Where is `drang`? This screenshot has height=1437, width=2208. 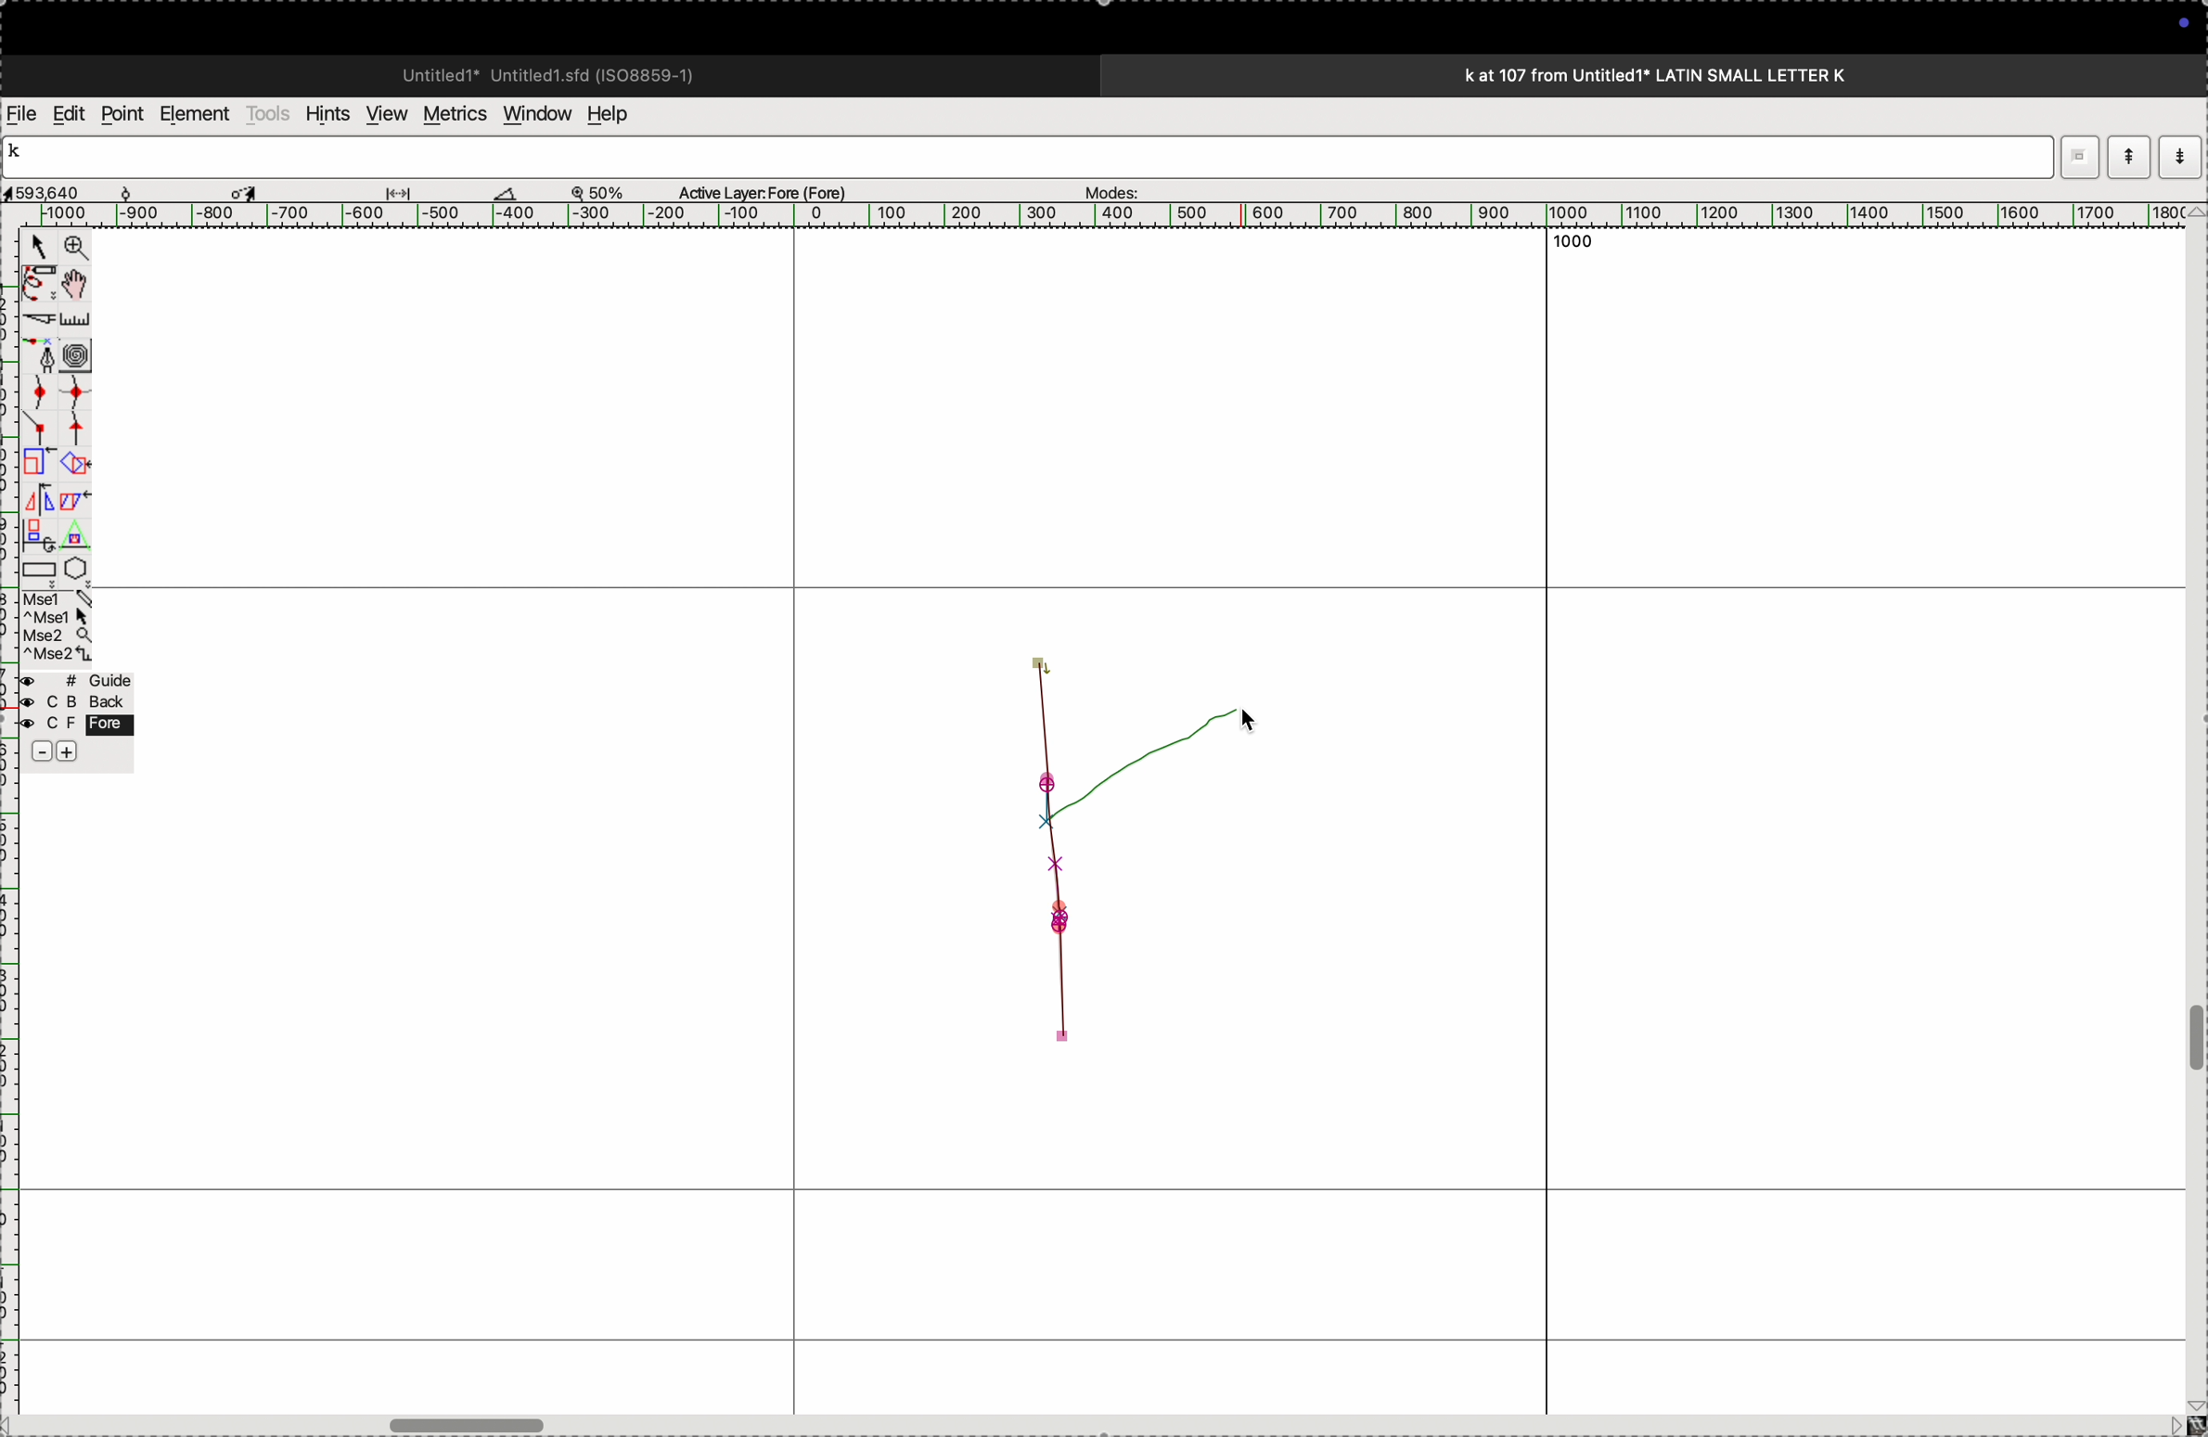 drang is located at coordinates (409, 189).